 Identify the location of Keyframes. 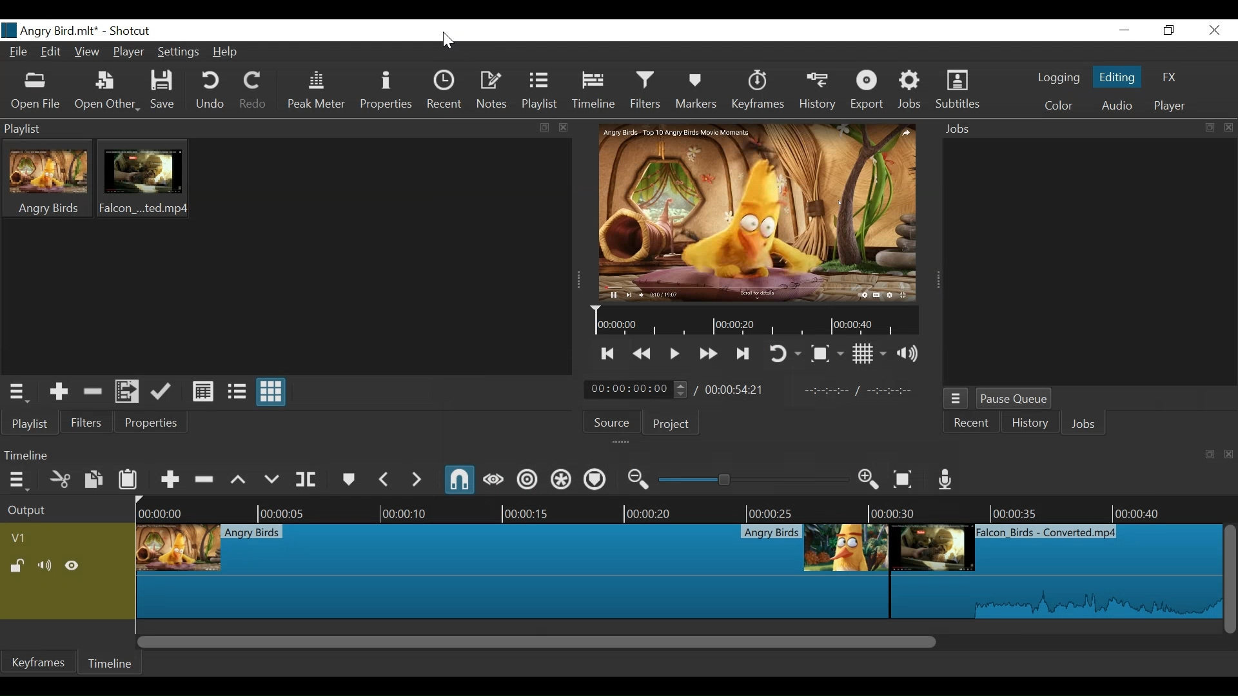
(759, 91).